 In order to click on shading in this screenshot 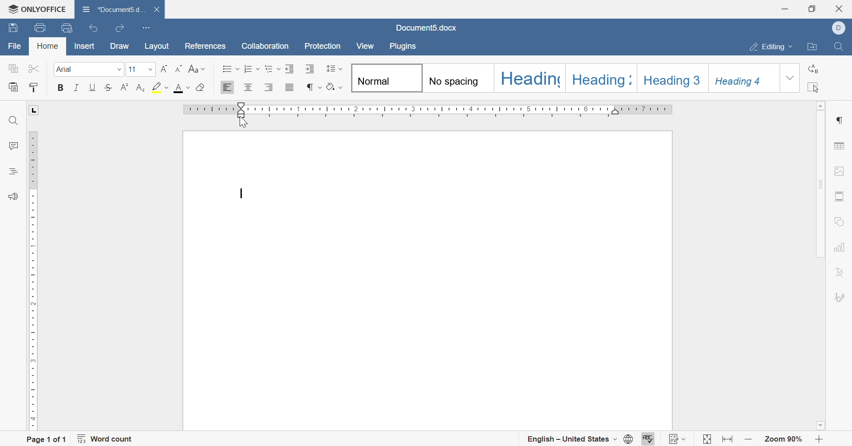, I will do `click(336, 88)`.